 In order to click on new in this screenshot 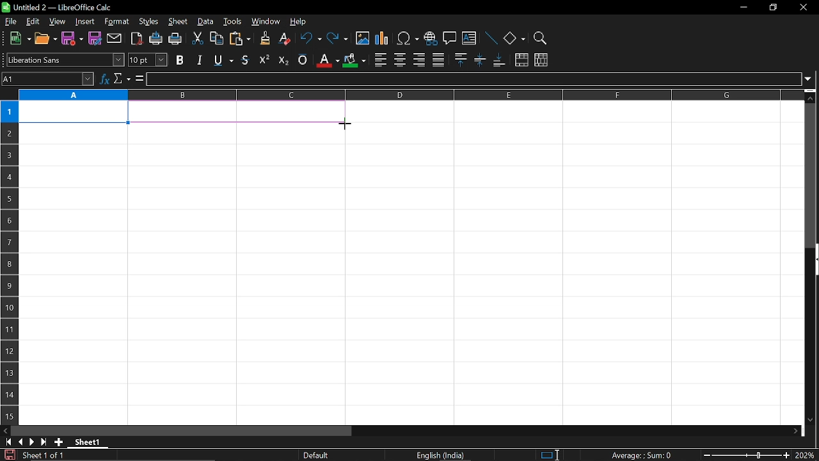, I will do `click(17, 39)`.